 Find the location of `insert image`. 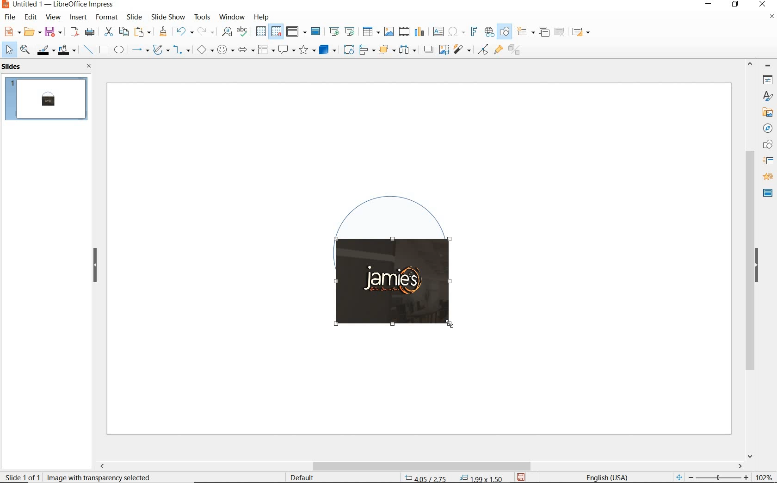

insert image is located at coordinates (388, 31).